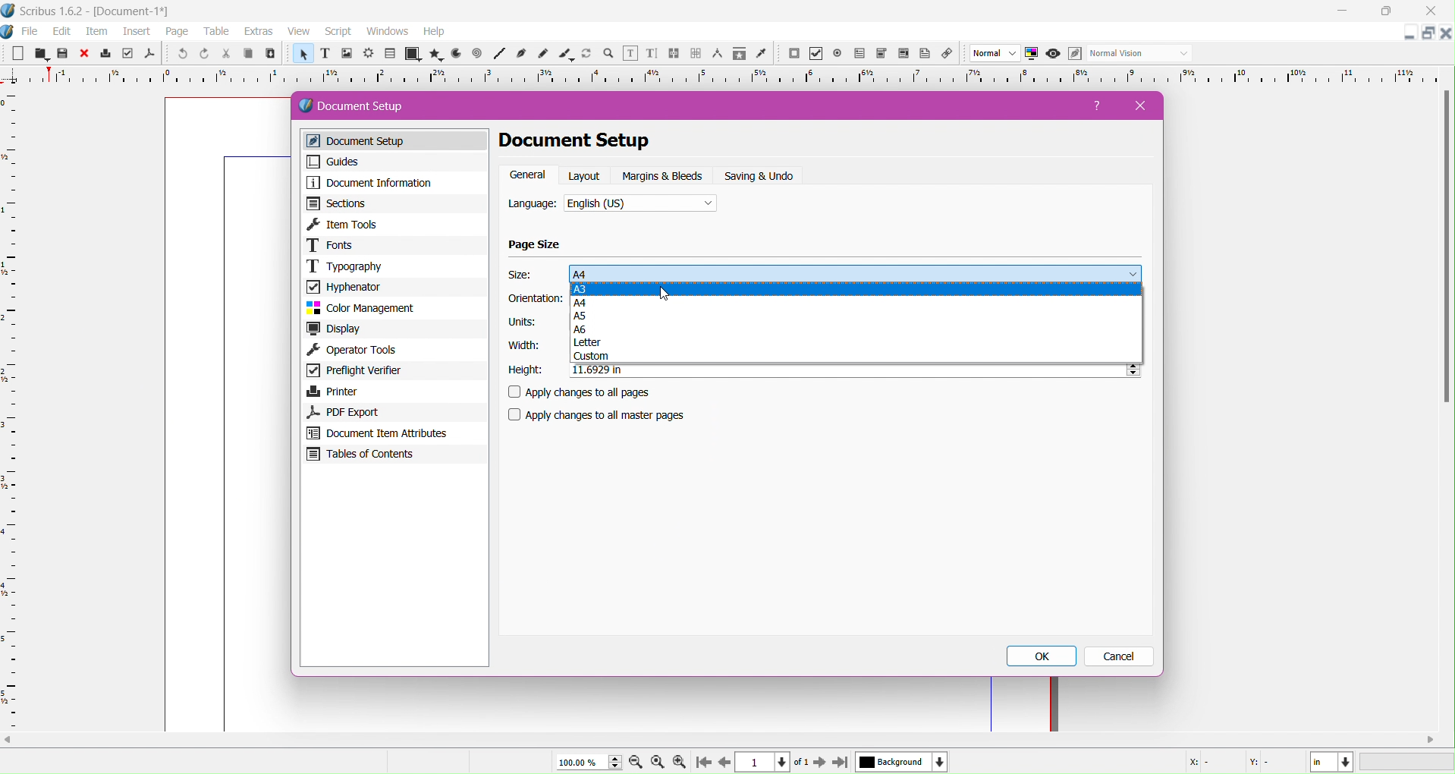 The height and width of the screenshot is (774, 1455). What do you see at coordinates (9, 11) in the screenshot?
I see `app icon` at bounding box center [9, 11].